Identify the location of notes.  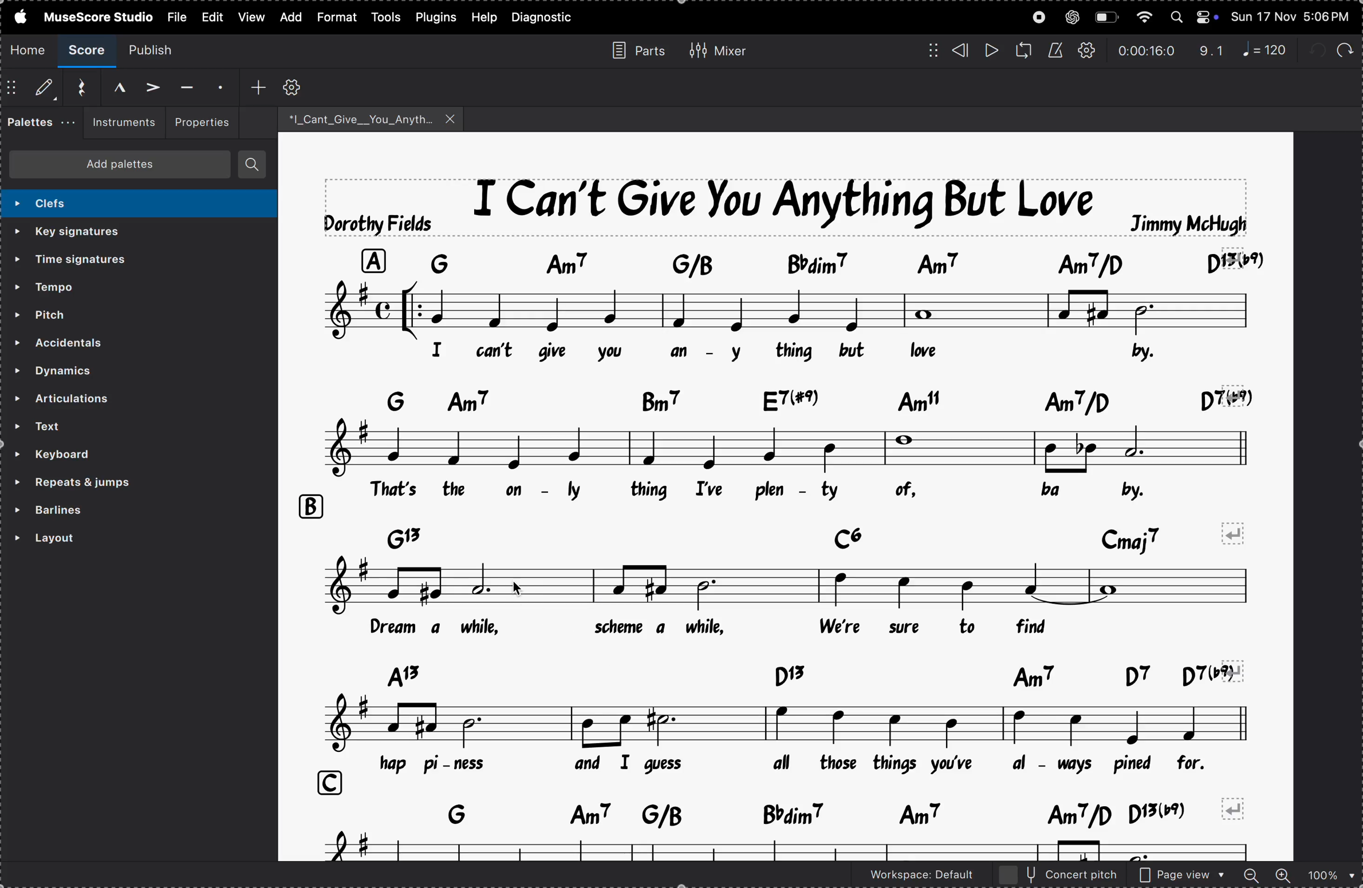
(787, 309).